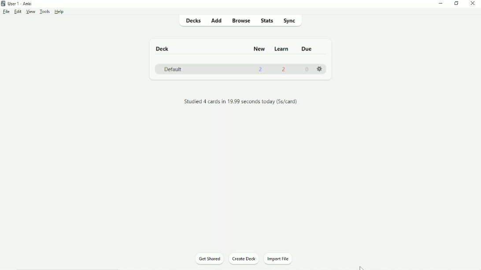 The image size is (481, 270). Describe the element at coordinates (292, 21) in the screenshot. I see `Sync` at that location.